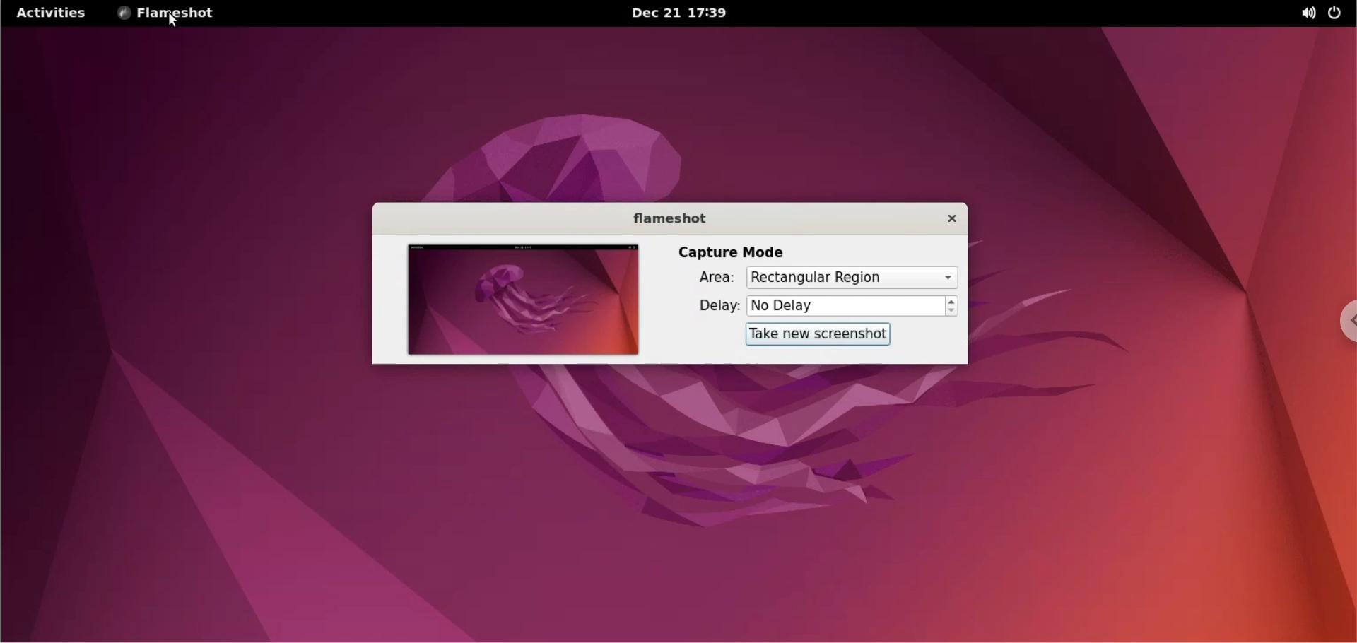 The image size is (1357, 643). Describe the element at coordinates (666, 218) in the screenshot. I see `flameshot ` at that location.